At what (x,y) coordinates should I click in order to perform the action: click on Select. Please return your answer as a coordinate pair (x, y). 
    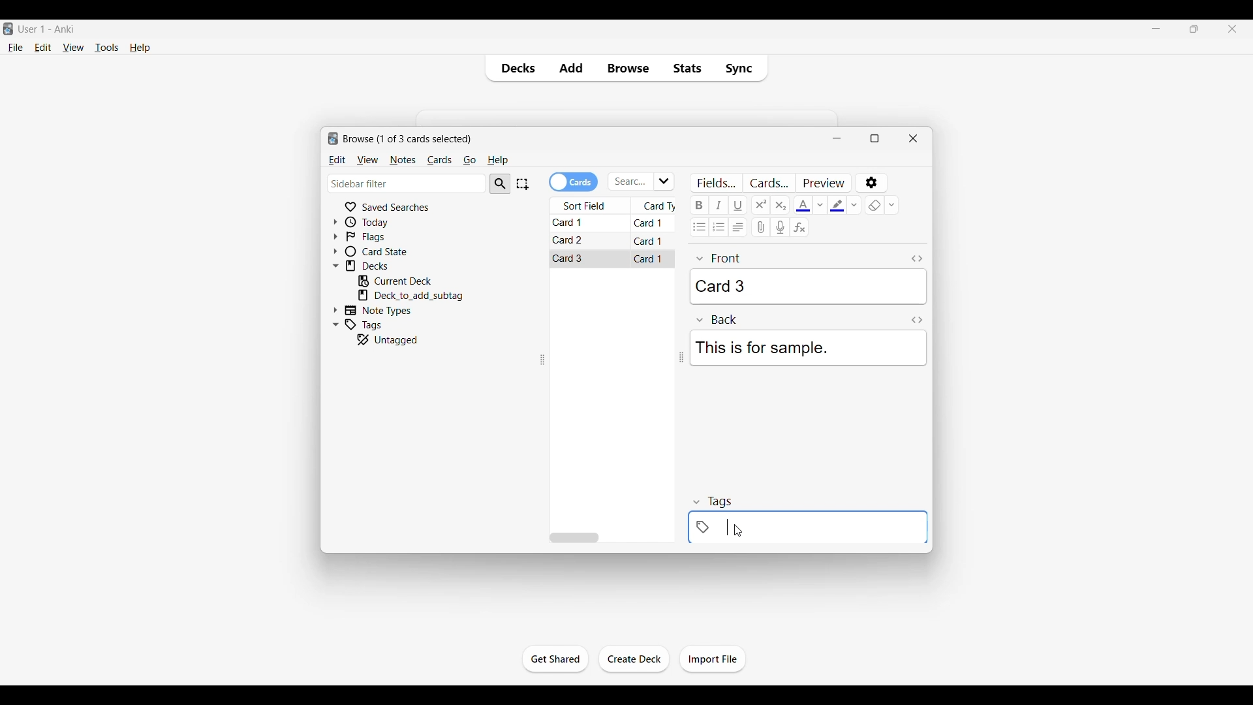
    Looking at the image, I should click on (522, 184).